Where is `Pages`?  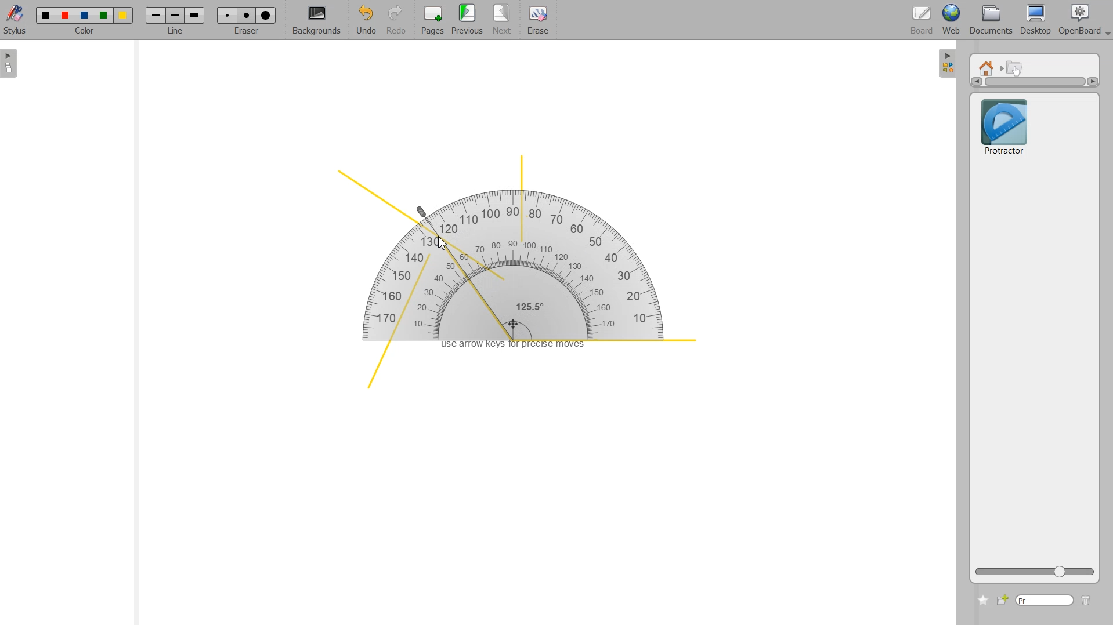
Pages is located at coordinates (431, 21).